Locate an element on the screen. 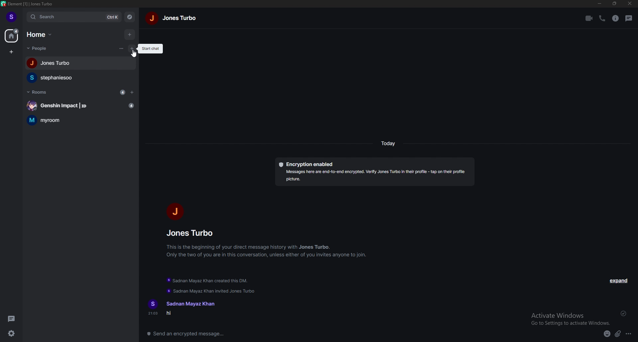  sent is located at coordinates (623, 314).